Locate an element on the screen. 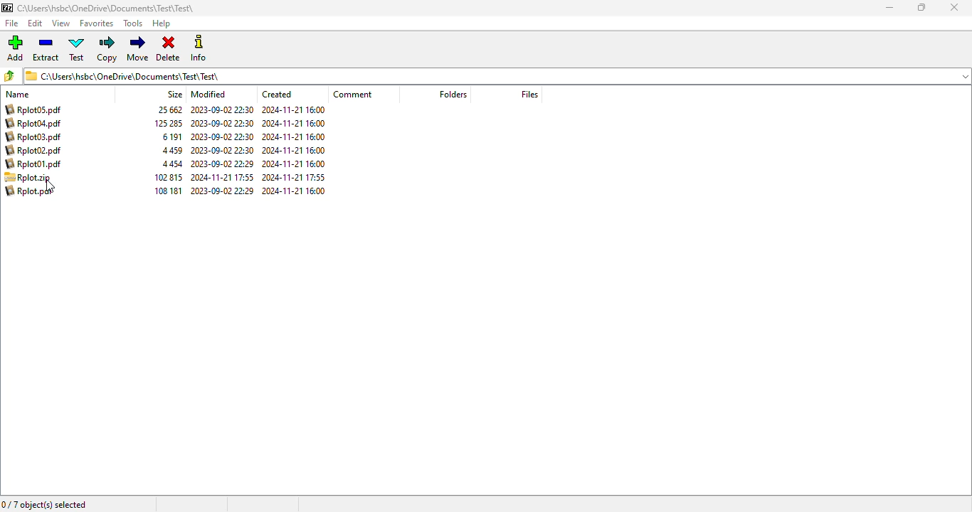  comment is located at coordinates (353, 94).